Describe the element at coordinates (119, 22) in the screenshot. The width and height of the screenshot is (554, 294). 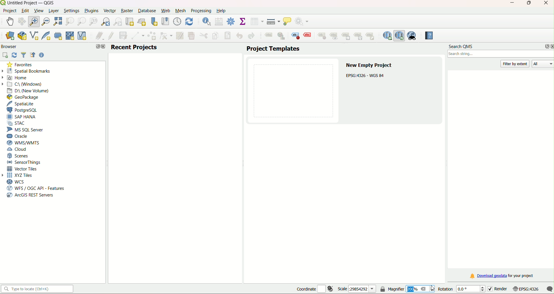
I see `zoom next` at that location.